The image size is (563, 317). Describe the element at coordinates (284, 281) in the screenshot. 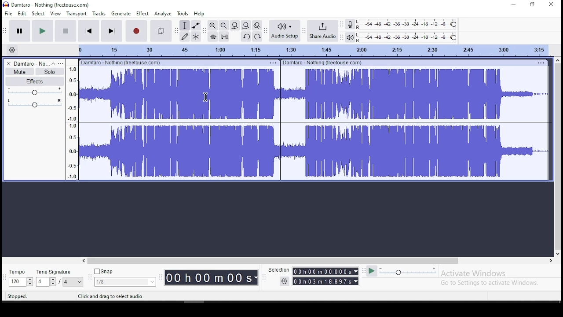

I see `settings` at that location.